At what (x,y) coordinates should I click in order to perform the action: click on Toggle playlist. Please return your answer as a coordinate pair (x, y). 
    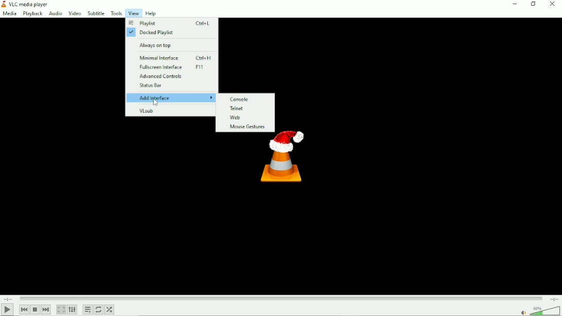
    Looking at the image, I should click on (87, 309).